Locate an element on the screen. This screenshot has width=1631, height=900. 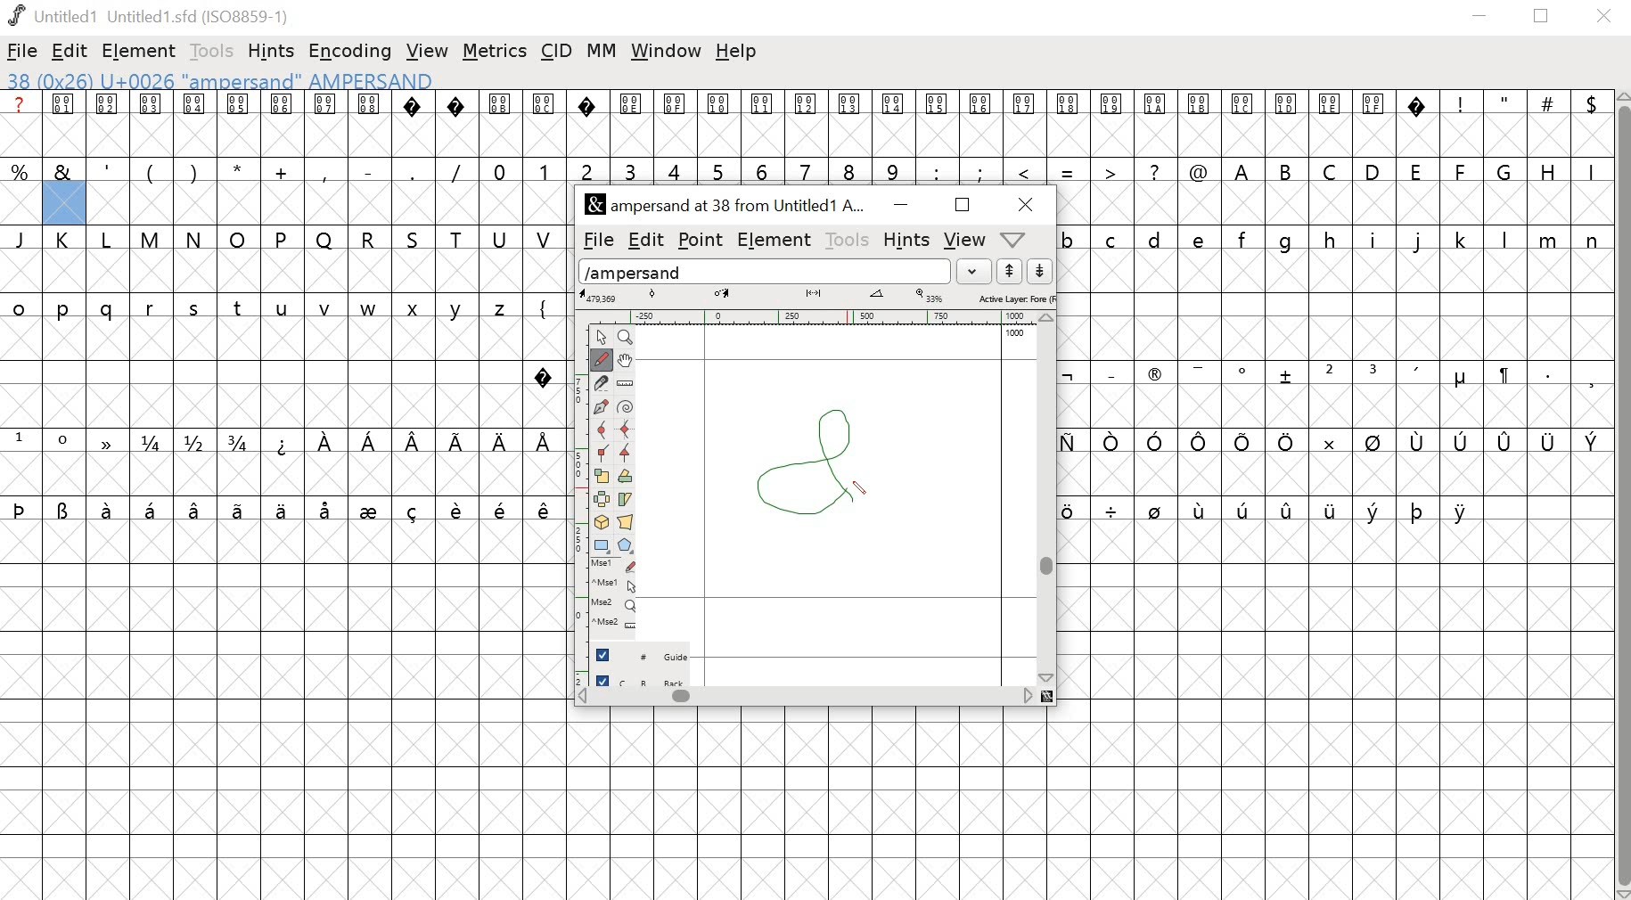
HELP is located at coordinates (1012, 241).